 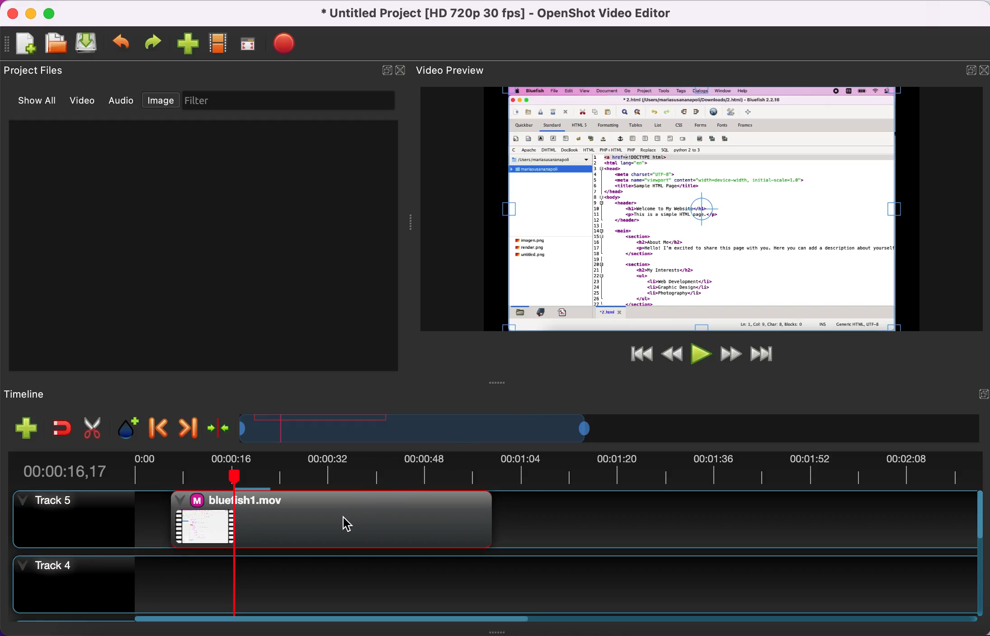 What do you see at coordinates (123, 43) in the screenshot?
I see `undo` at bounding box center [123, 43].